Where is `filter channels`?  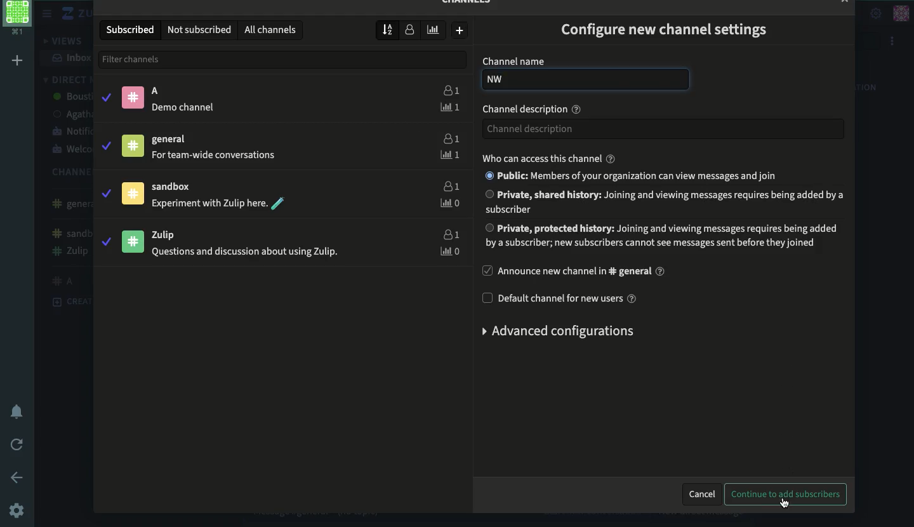
filter channels is located at coordinates (282, 60).